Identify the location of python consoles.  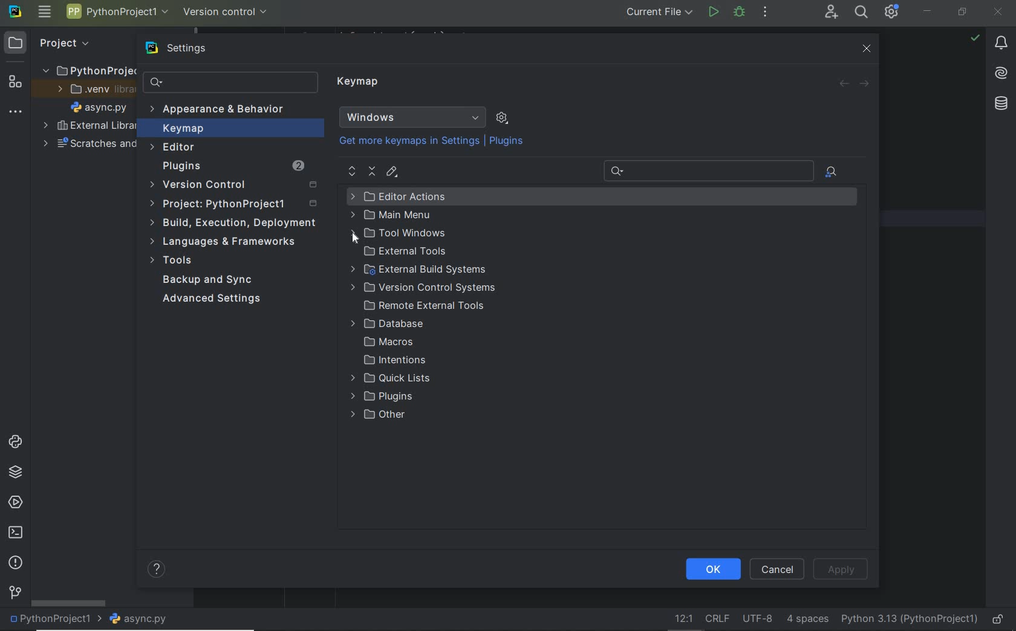
(14, 442).